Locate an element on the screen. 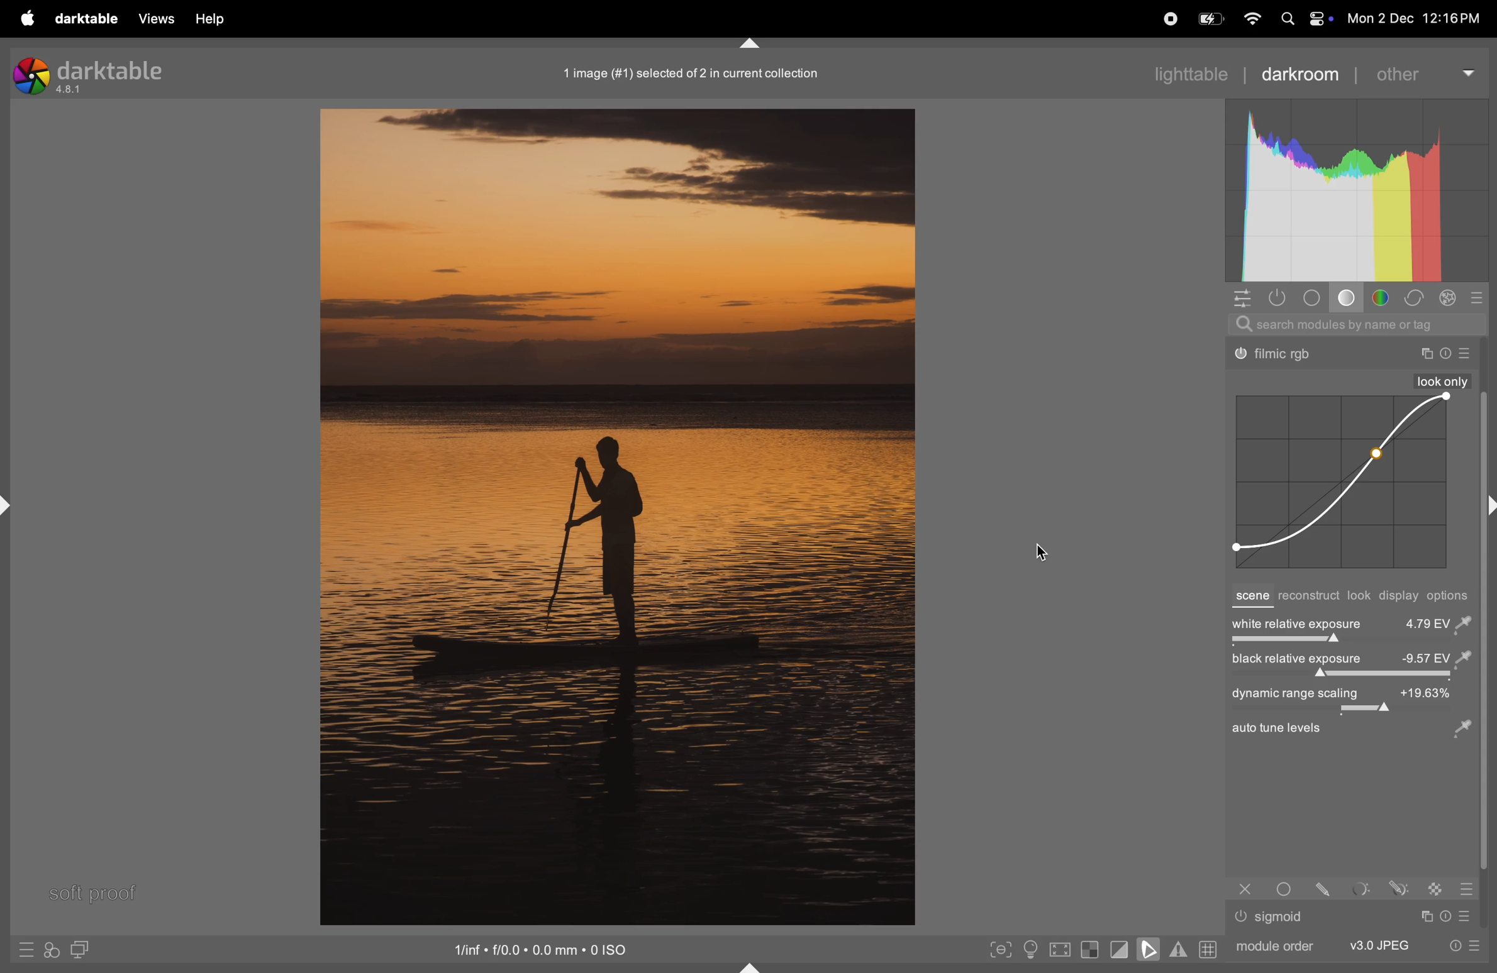  black exposure is located at coordinates (1349, 659).